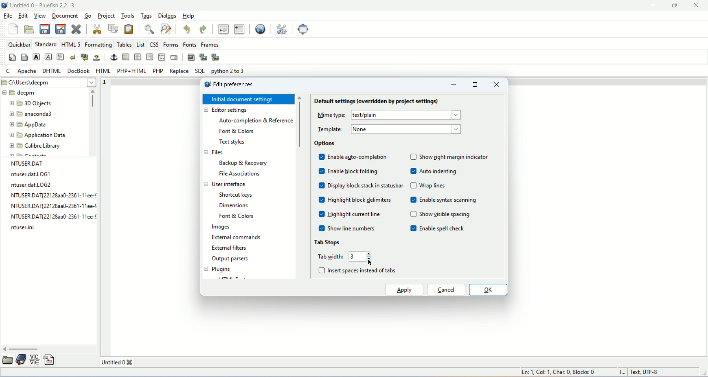  What do you see at coordinates (304, 30) in the screenshot?
I see `fullscreen` at bounding box center [304, 30].